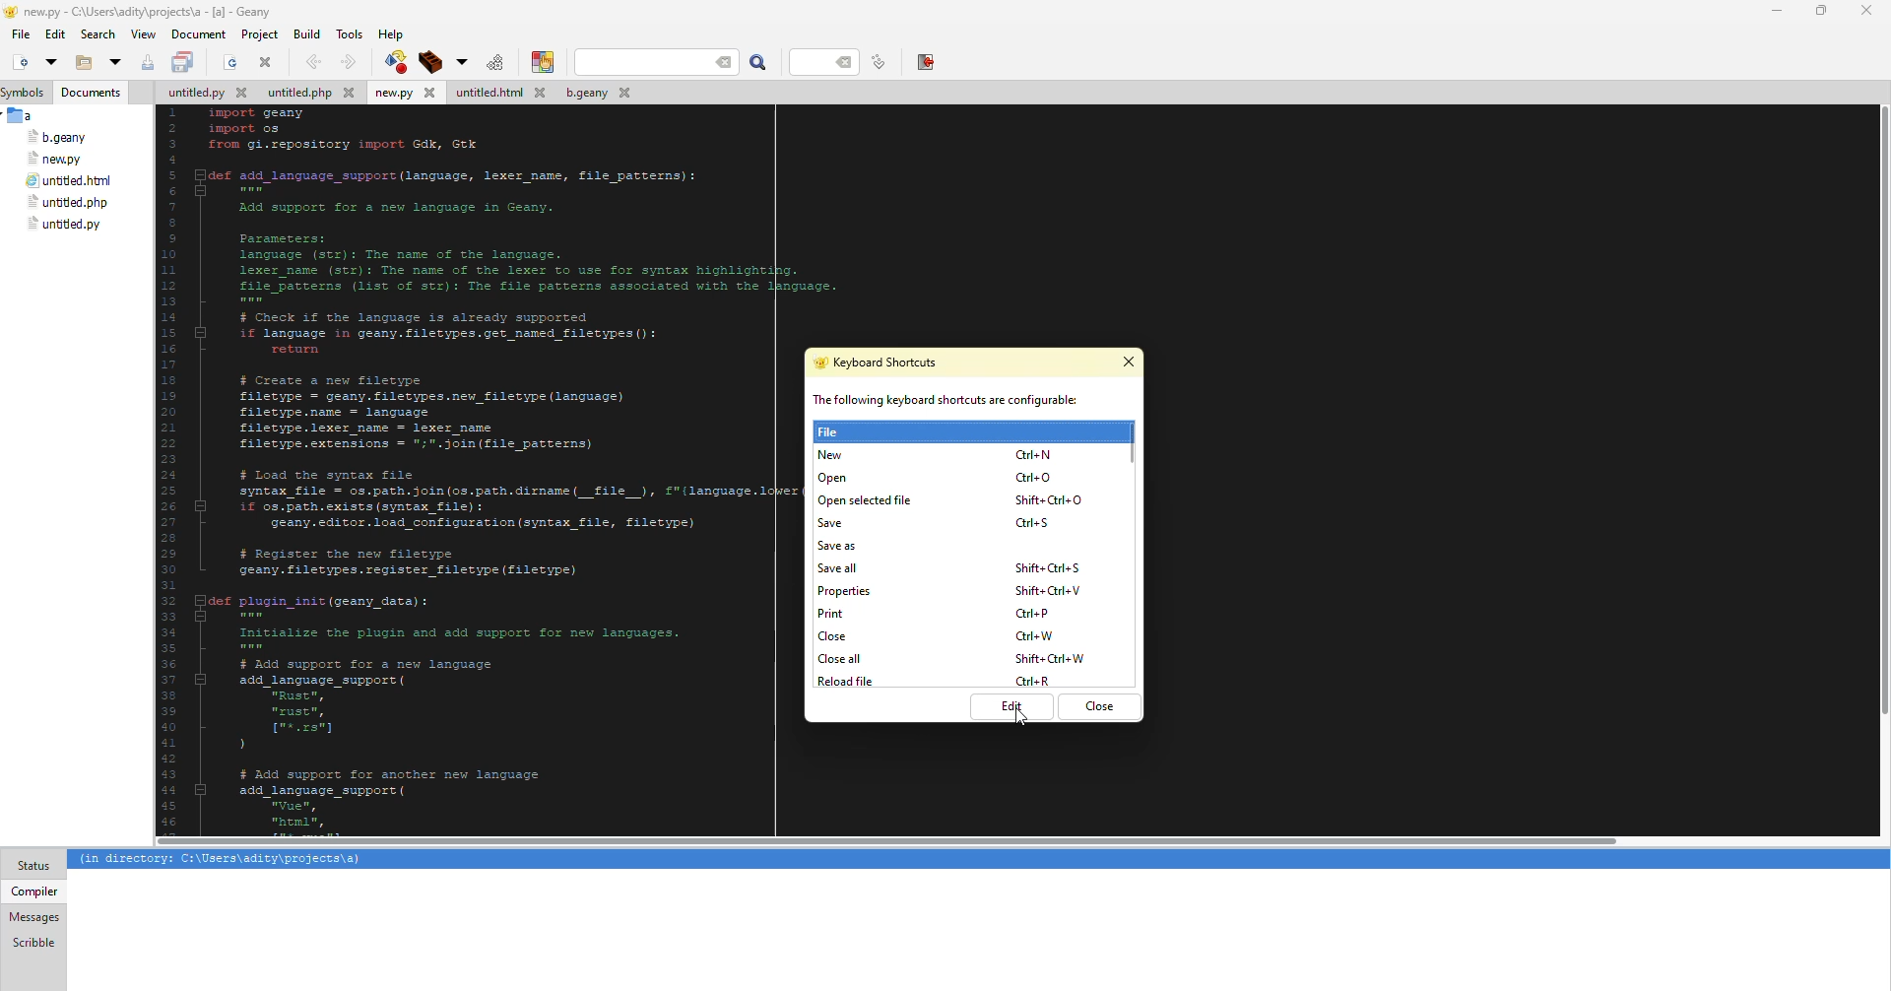  I want to click on save, so click(831, 523).